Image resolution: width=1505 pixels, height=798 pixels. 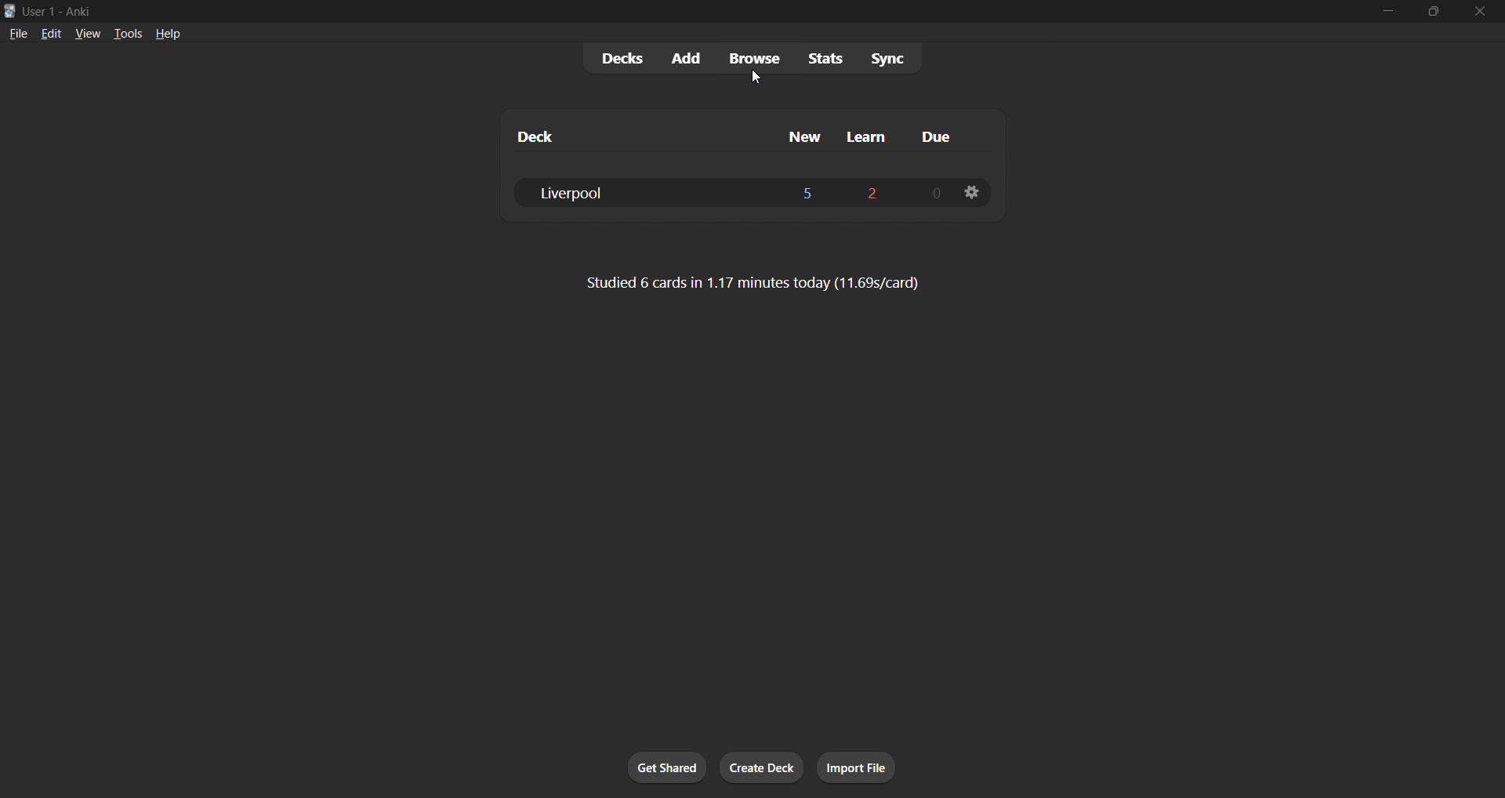 I want to click on learn cards, so click(x=869, y=134).